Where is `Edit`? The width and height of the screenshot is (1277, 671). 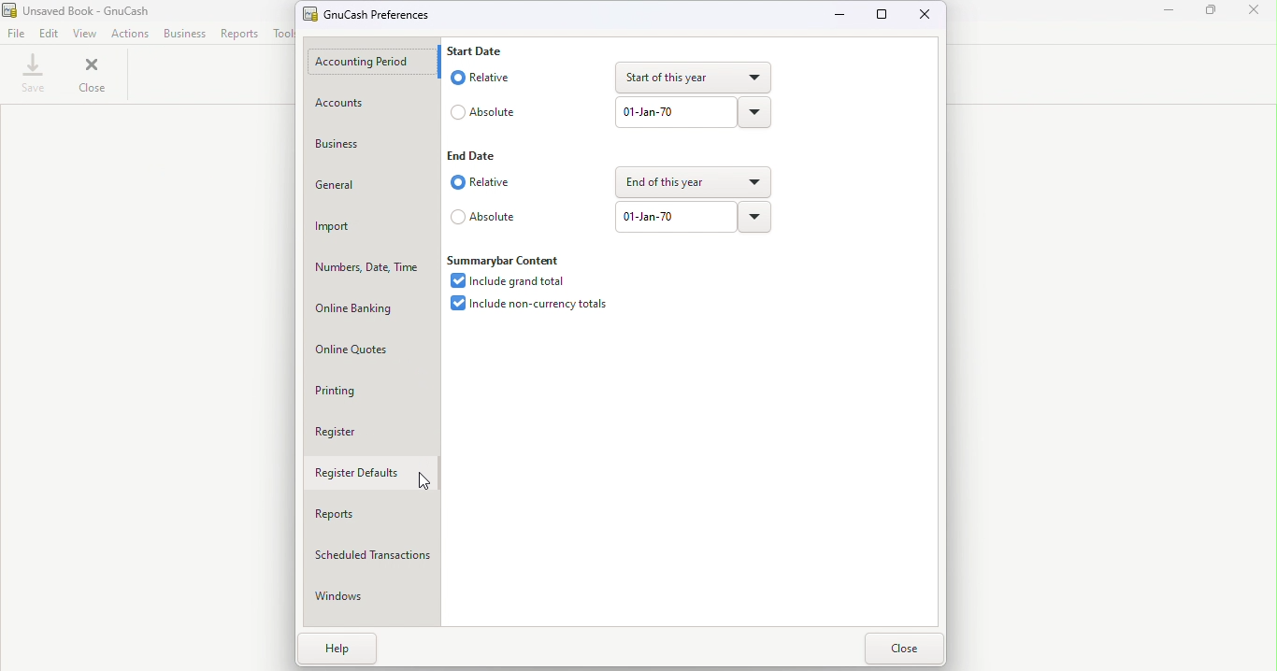
Edit is located at coordinates (52, 36).